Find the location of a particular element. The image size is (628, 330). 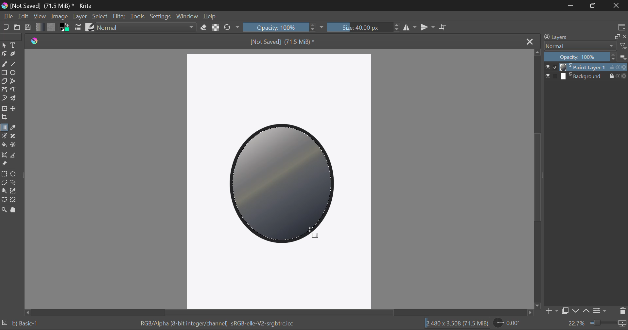

Text is located at coordinates (14, 45).